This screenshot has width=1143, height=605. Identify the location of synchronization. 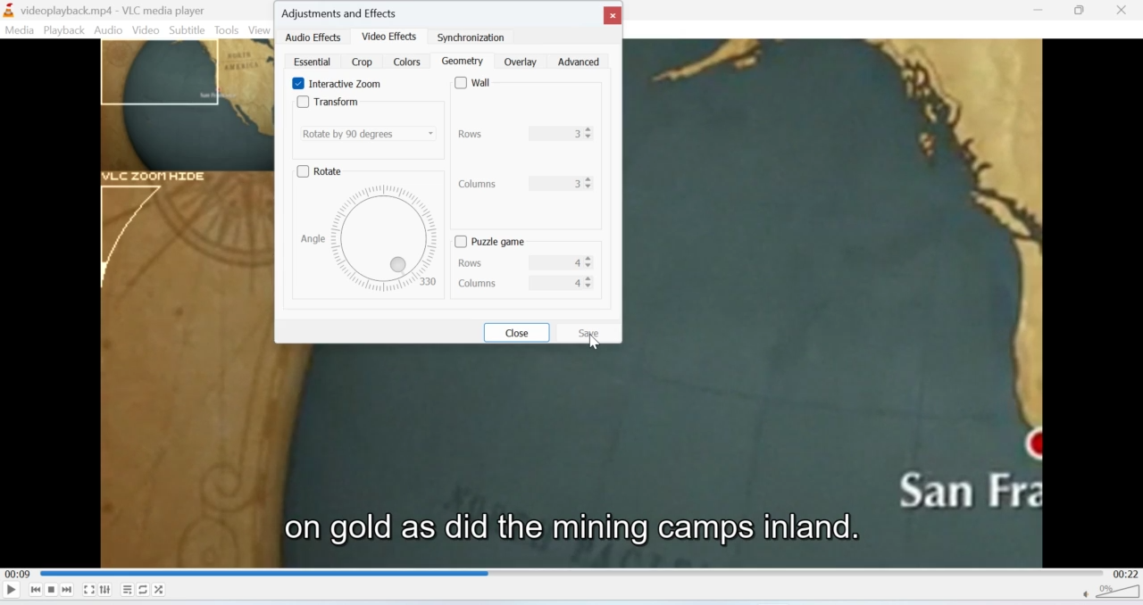
(471, 37).